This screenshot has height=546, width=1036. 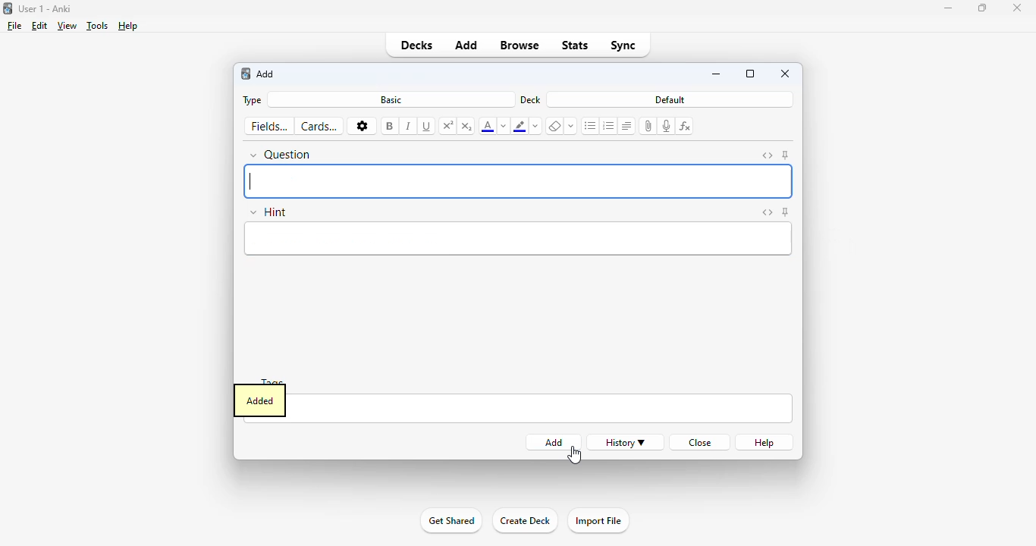 What do you see at coordinates (750, 73) in the screenshot?
I see `maximize` at bounding box center [750, 73].